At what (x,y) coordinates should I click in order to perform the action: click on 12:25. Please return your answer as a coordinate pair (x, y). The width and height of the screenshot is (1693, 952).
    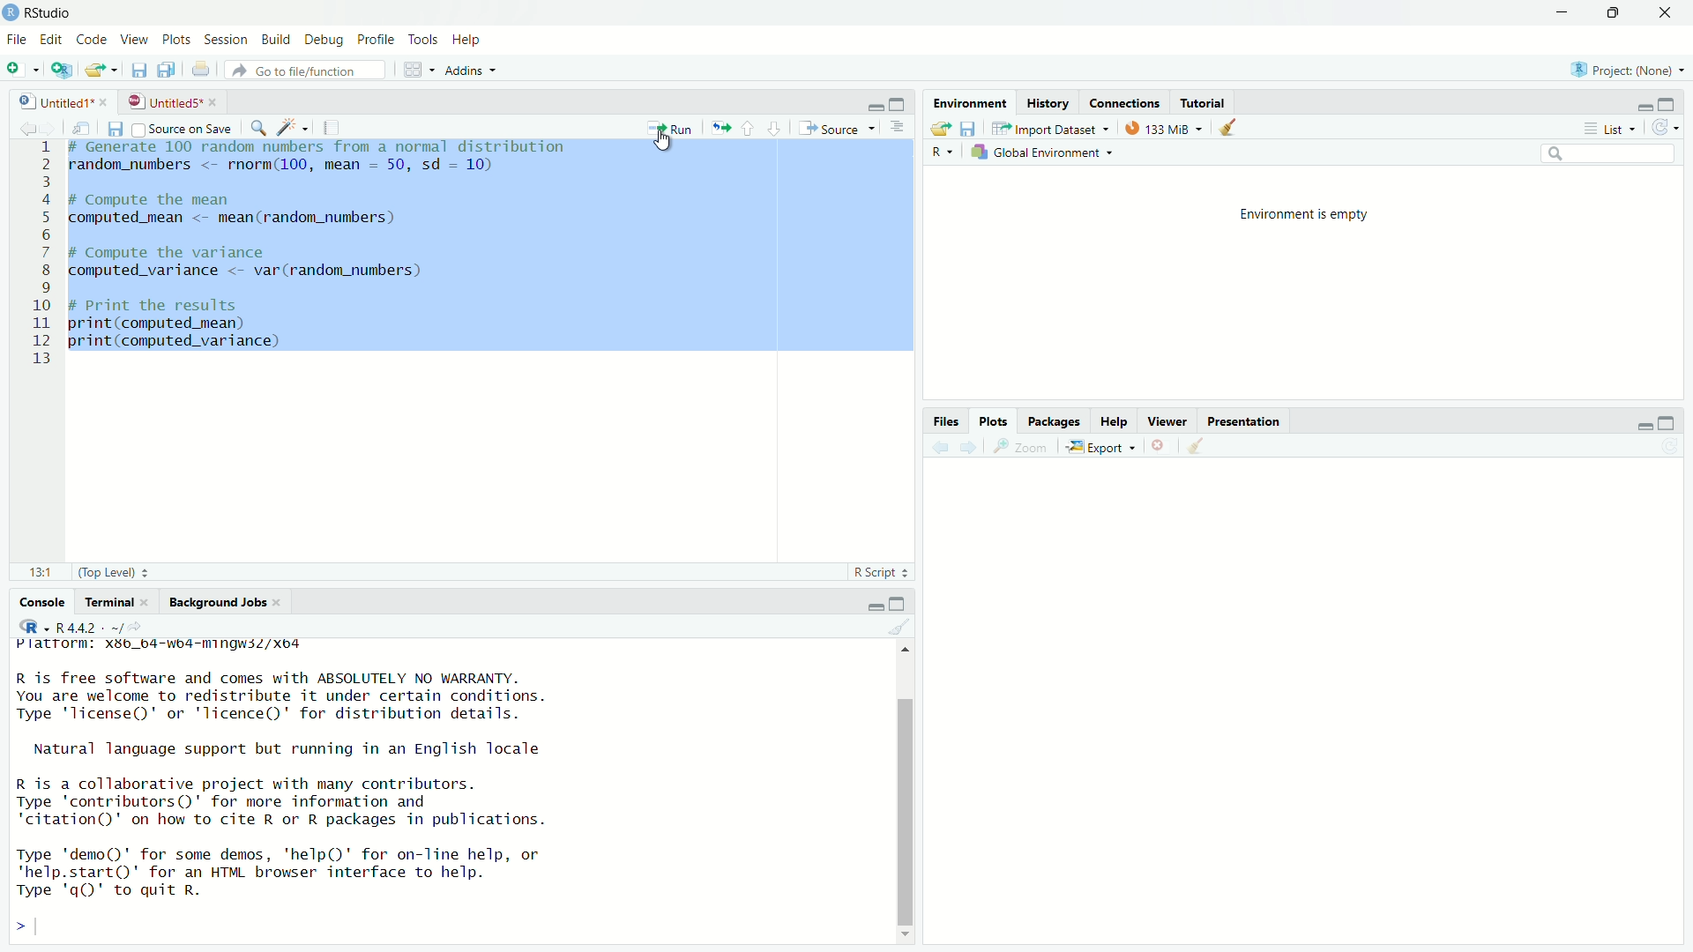
    Looking at the image, I should click on (35, 573).